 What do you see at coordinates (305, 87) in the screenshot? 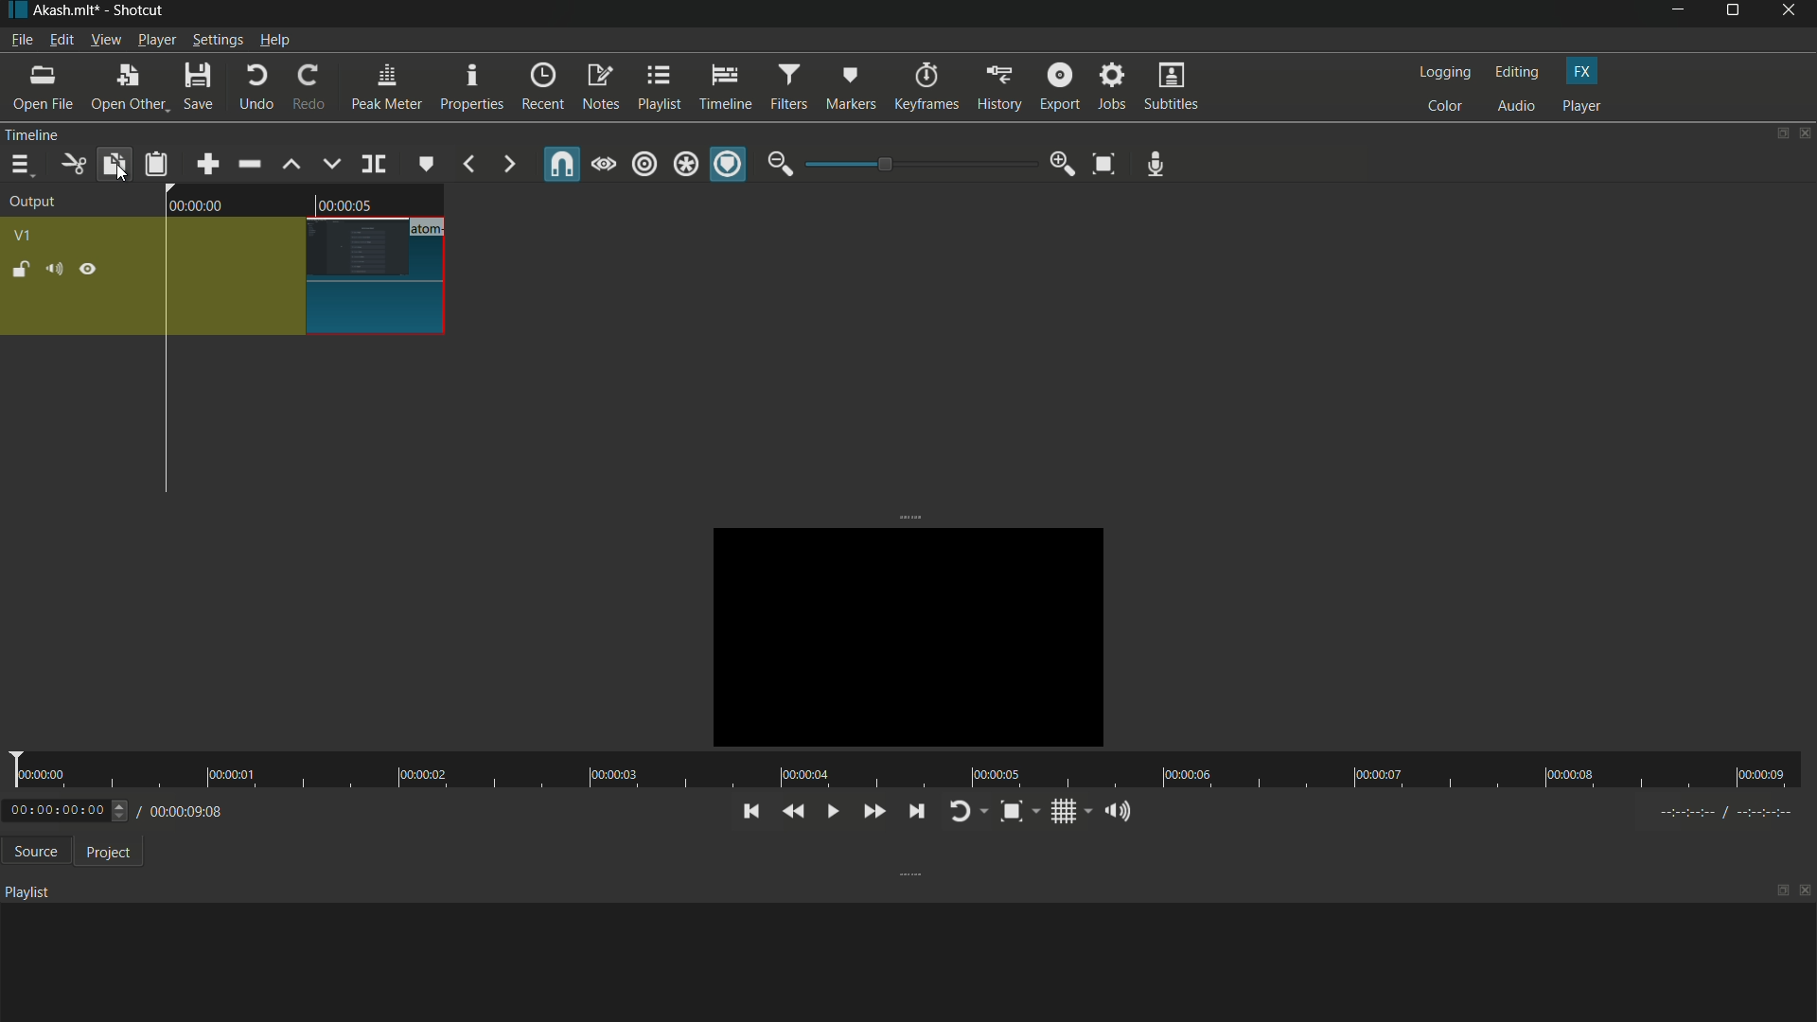
I see `redo` at bounding box center [305, 87].